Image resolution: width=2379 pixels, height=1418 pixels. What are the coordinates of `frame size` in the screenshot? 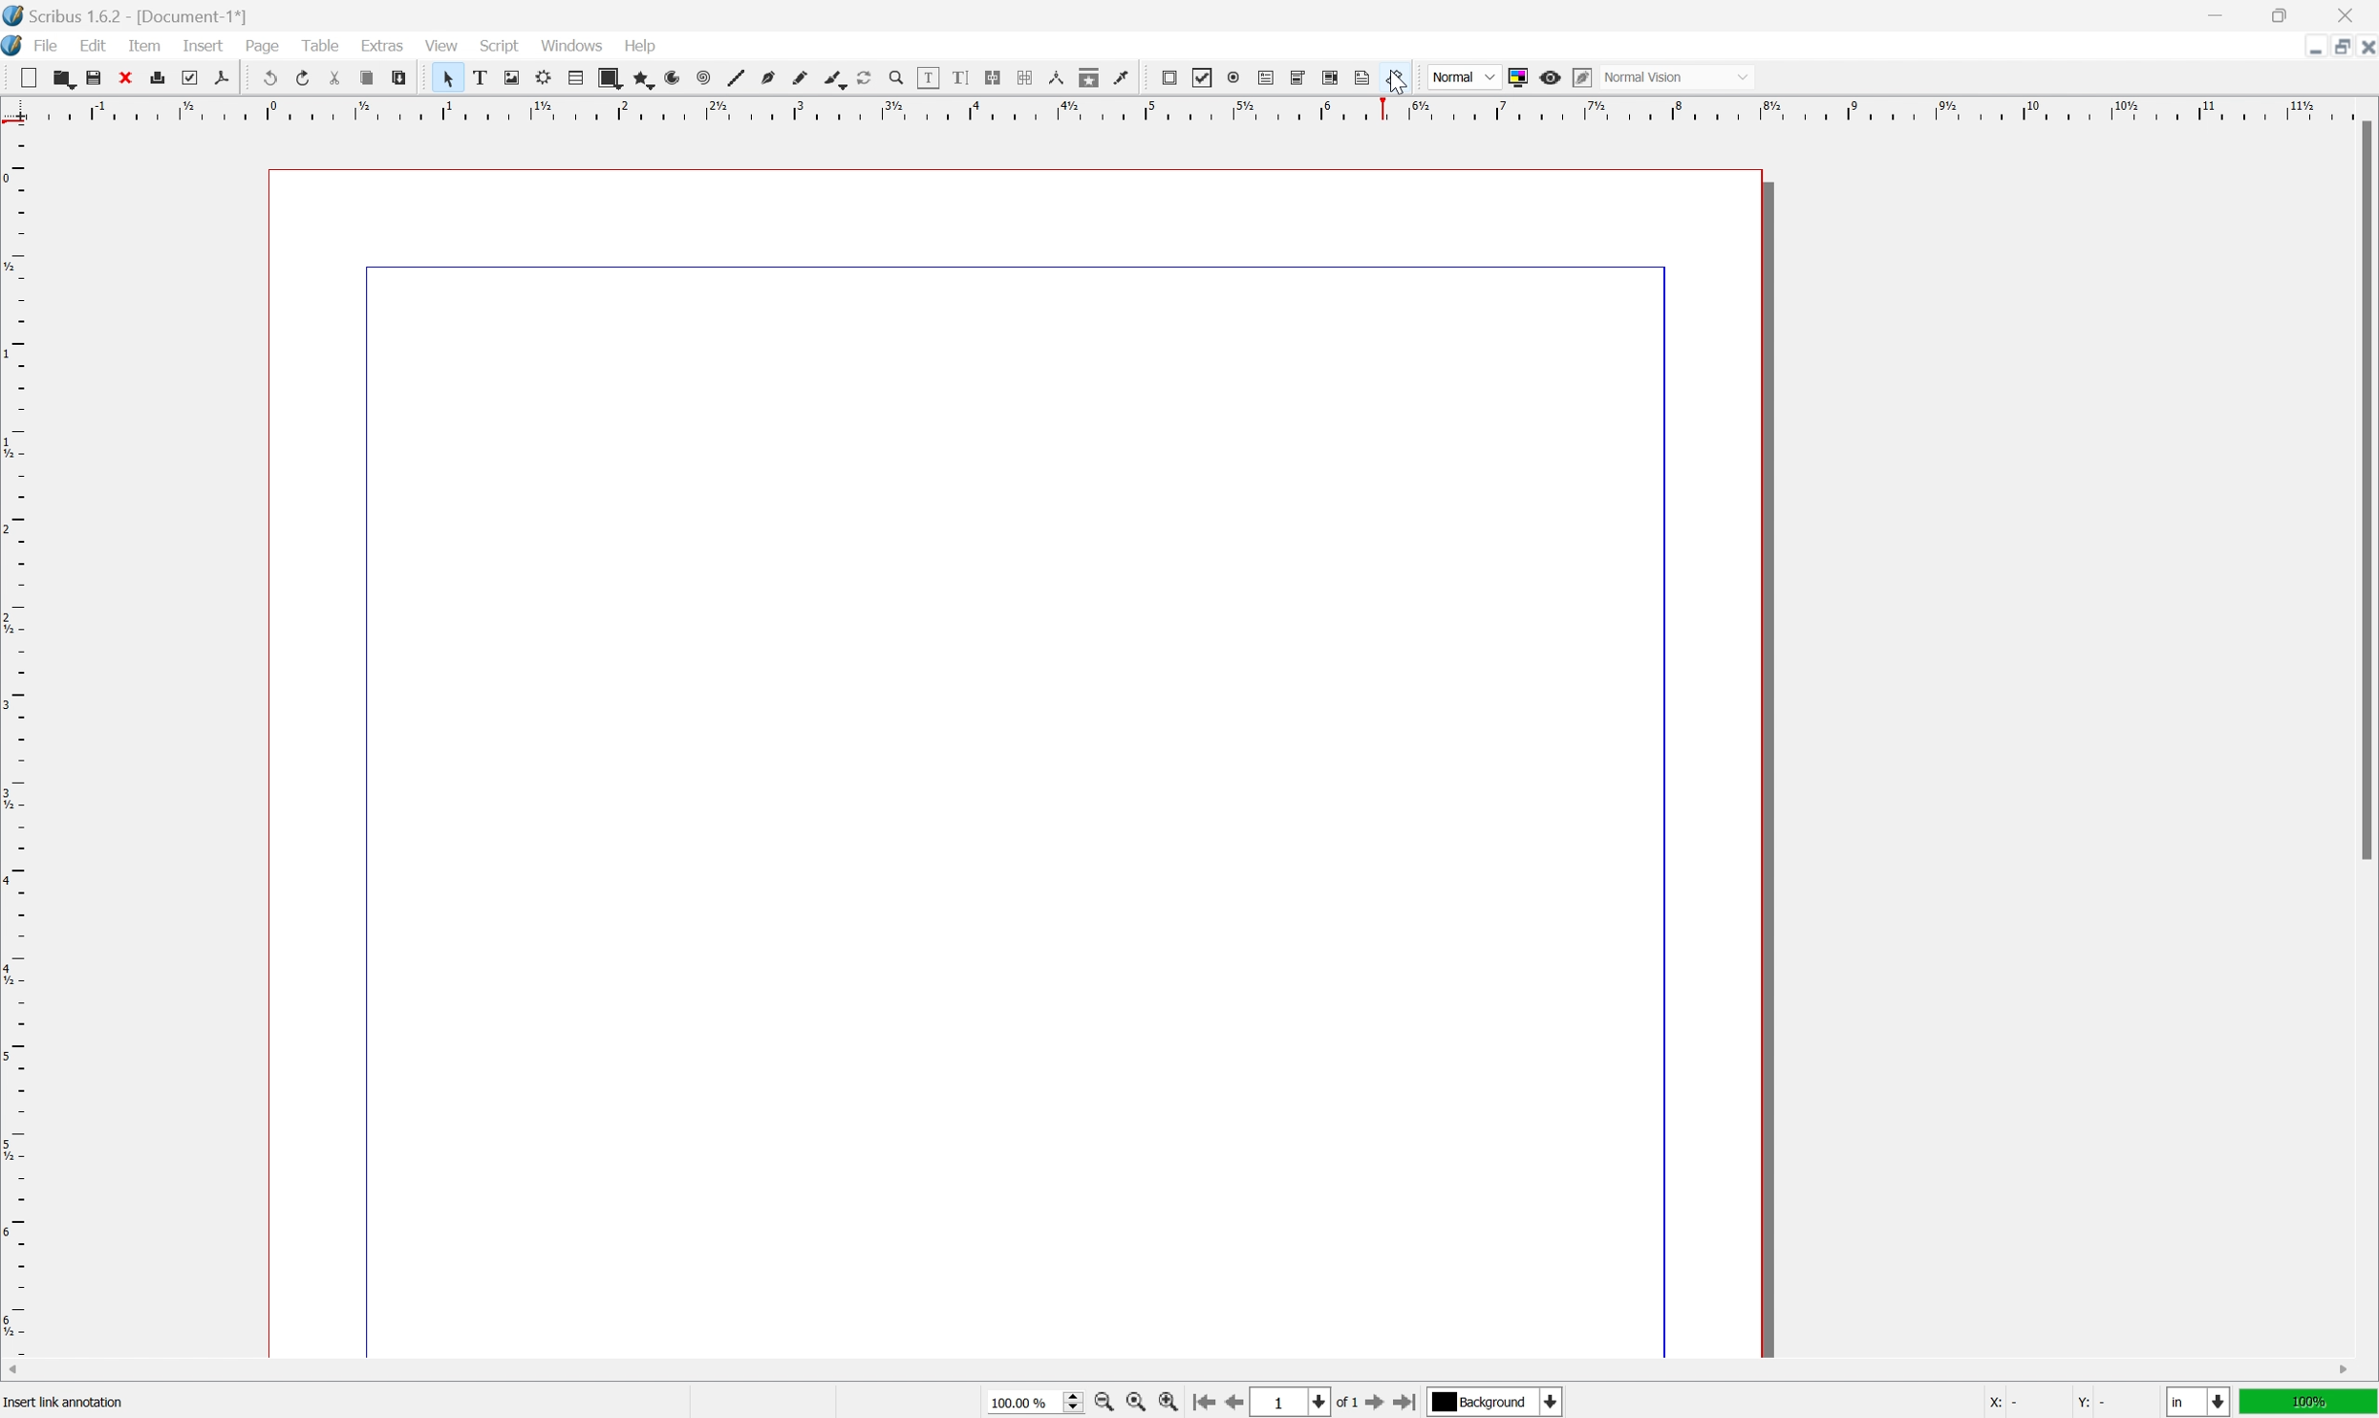 It's located at (75, 1404).